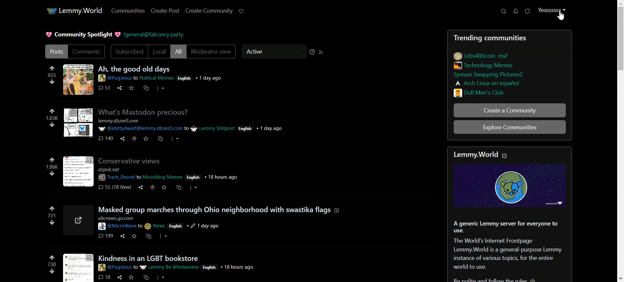 Image resolution: width=624 pixels, height=282 pixels. What do you see at coordinates (127, 11) in the screenshot?
I see `Communities` at bounding box center [127, 11].